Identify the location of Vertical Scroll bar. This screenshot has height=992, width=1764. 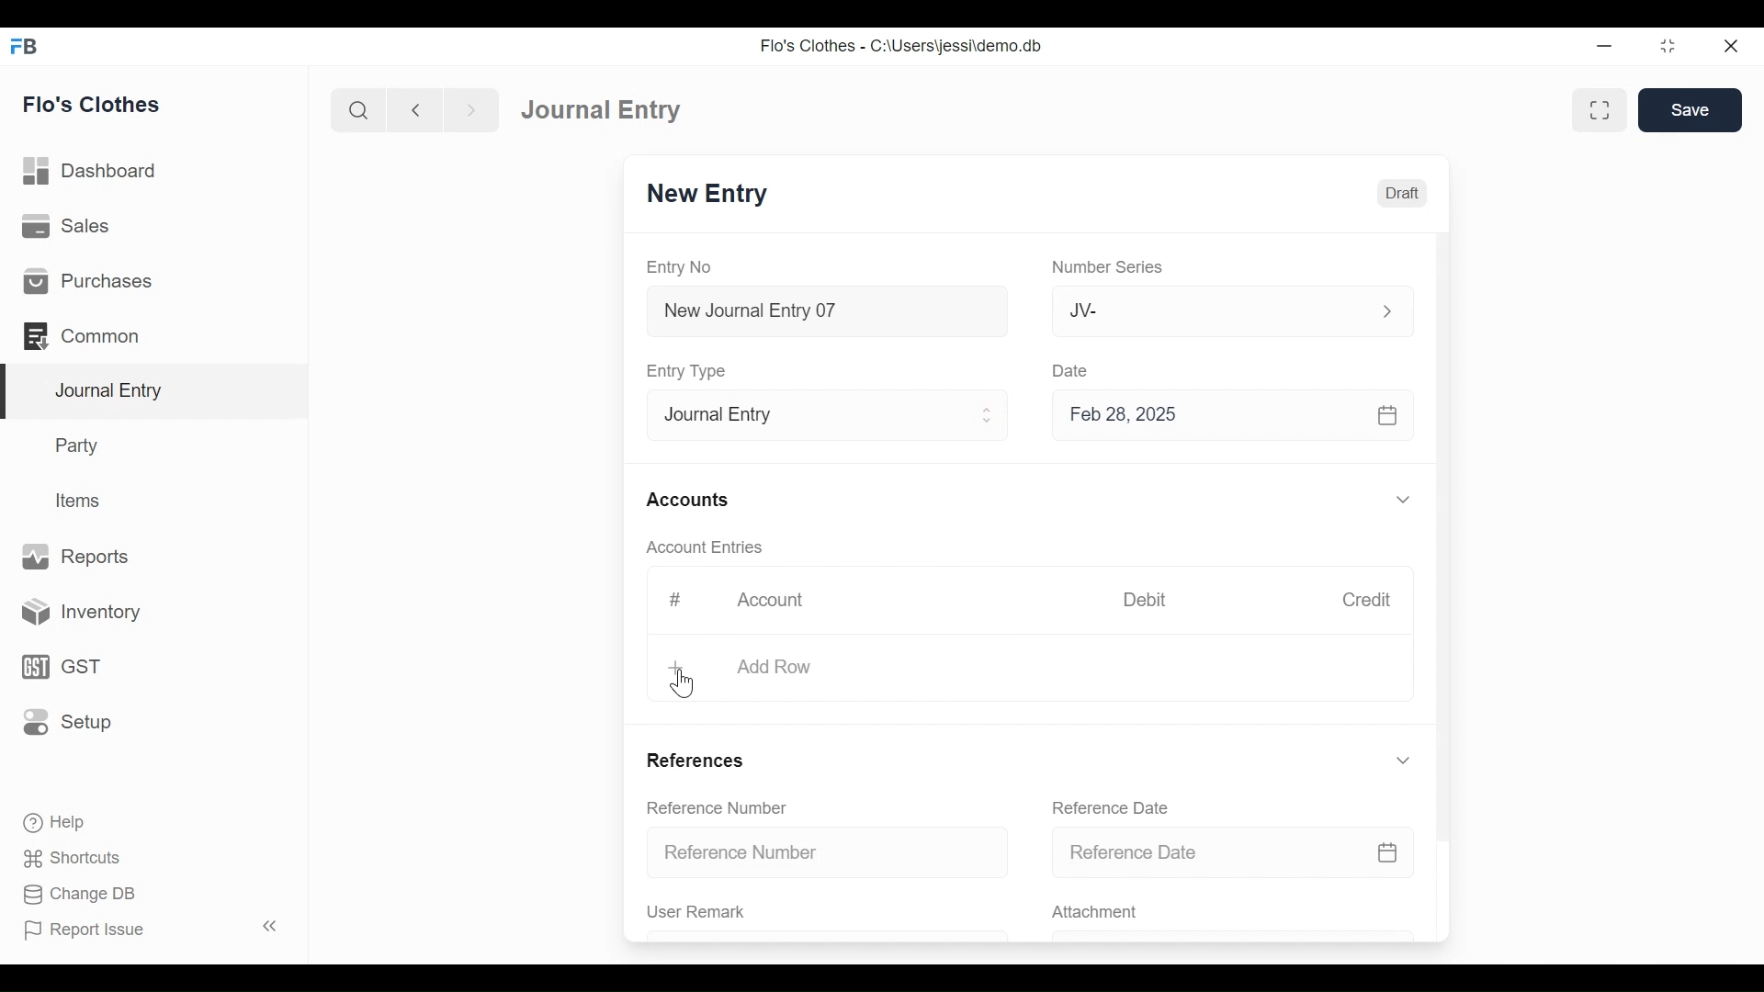
(1445, 518).